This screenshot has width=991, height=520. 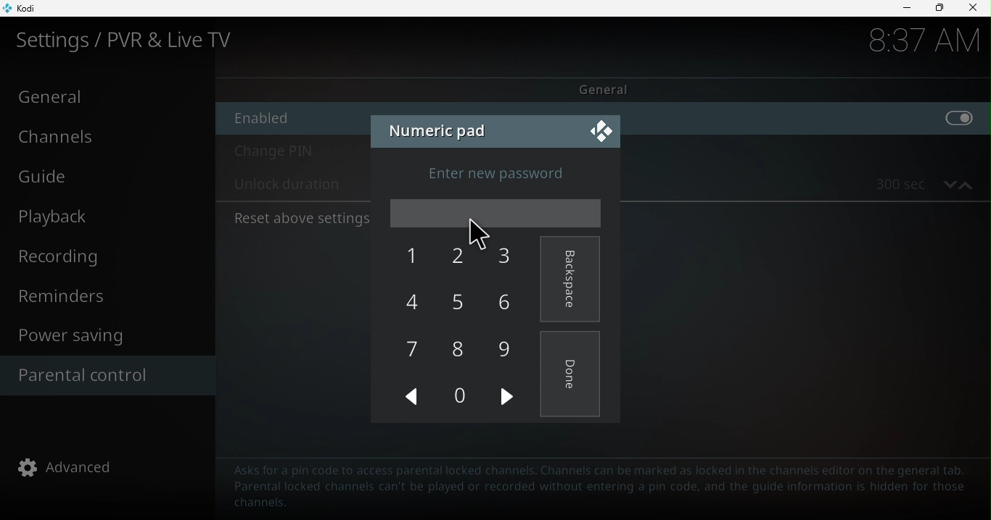 I want to click on Unlock duration, so click(x=287, y=186).